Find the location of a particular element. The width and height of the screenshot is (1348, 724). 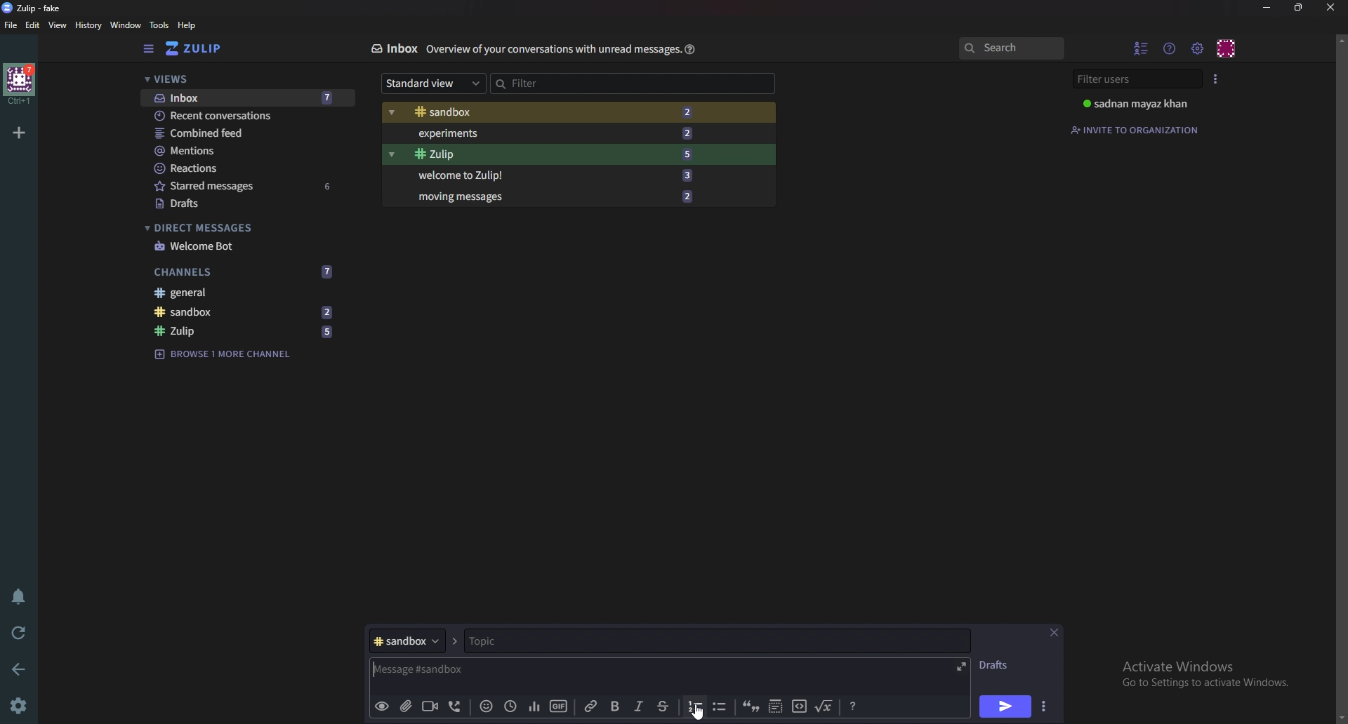

sandbox is located at coordinates (248, 312).